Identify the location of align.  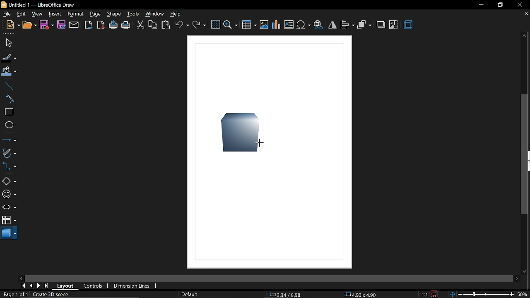
(347, 26).